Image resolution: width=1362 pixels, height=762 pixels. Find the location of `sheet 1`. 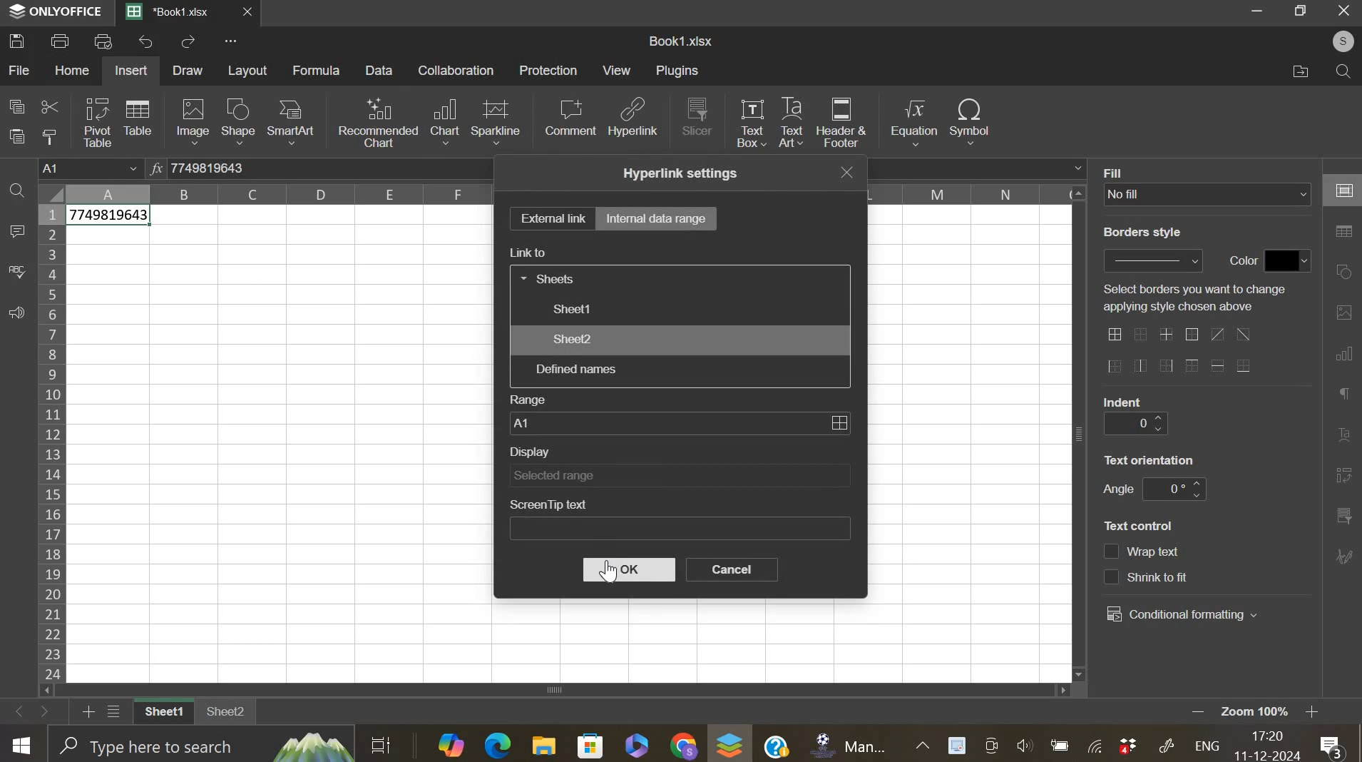

sheet 1 is located at coordinates (571, 308).